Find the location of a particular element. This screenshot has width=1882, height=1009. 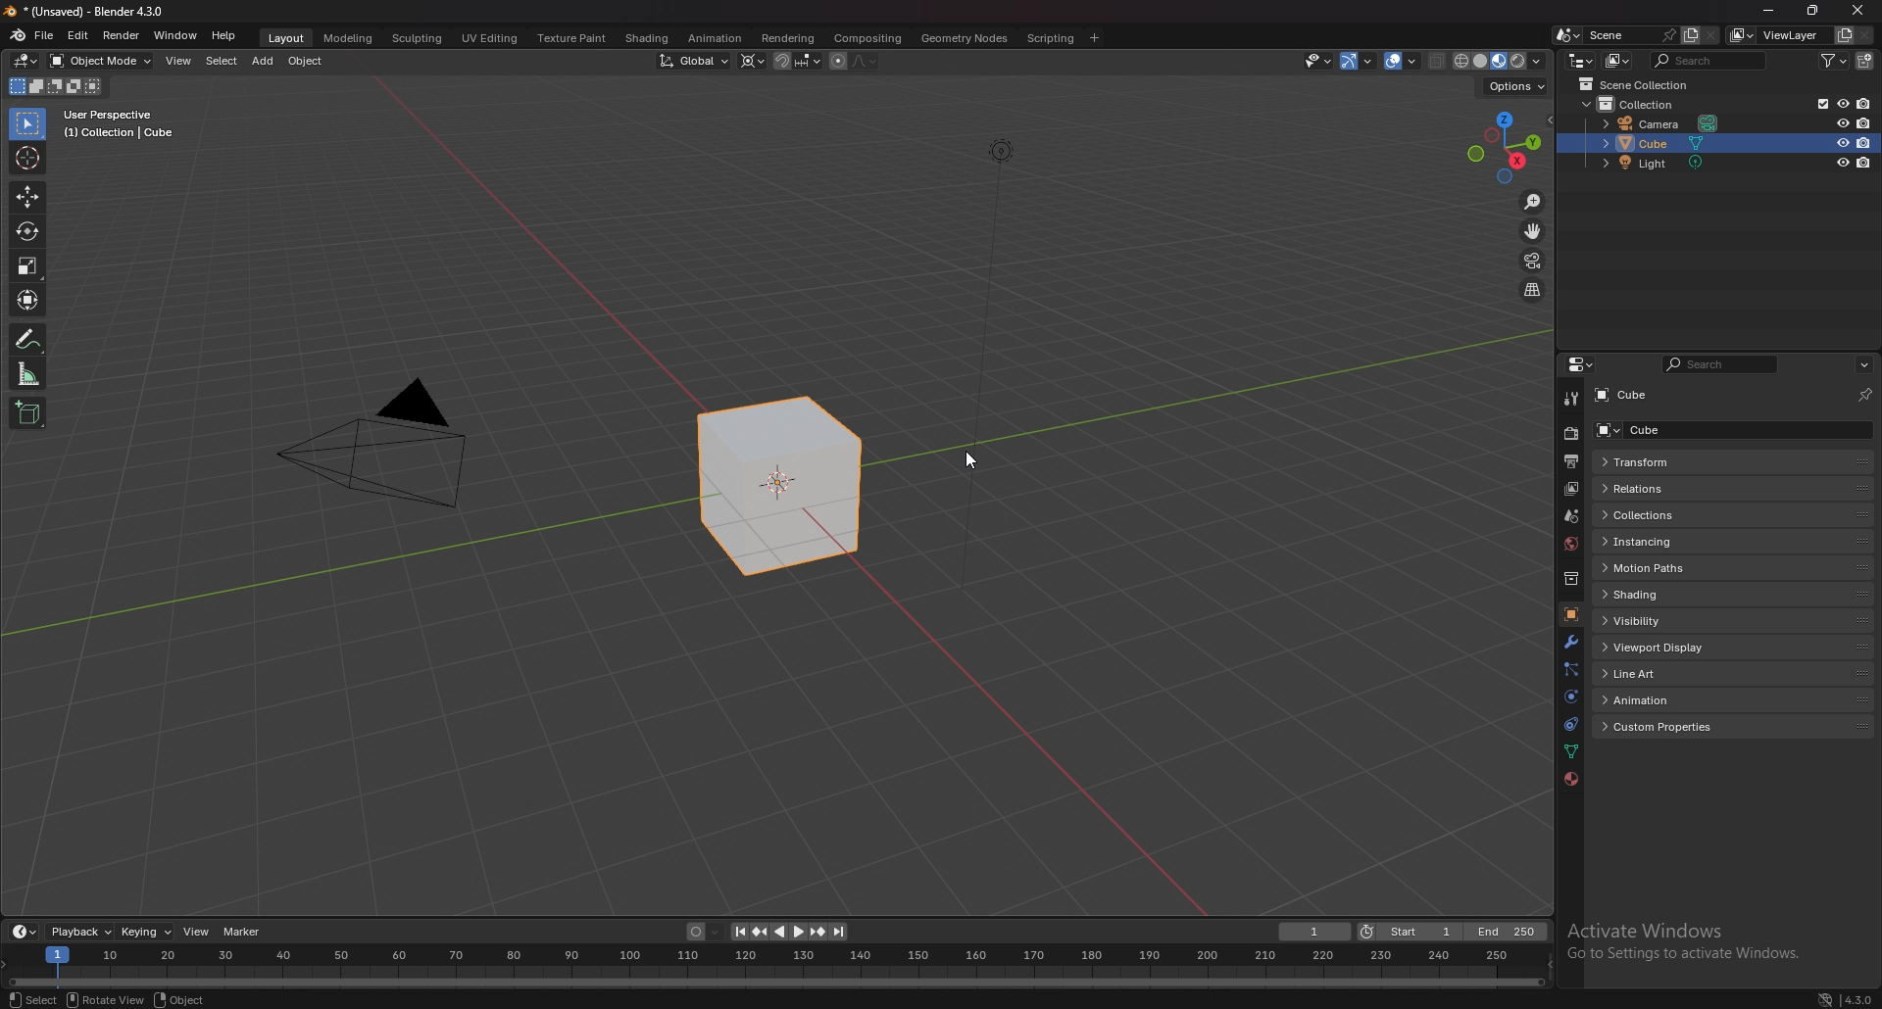

transform is located at coordinates (26, 298).